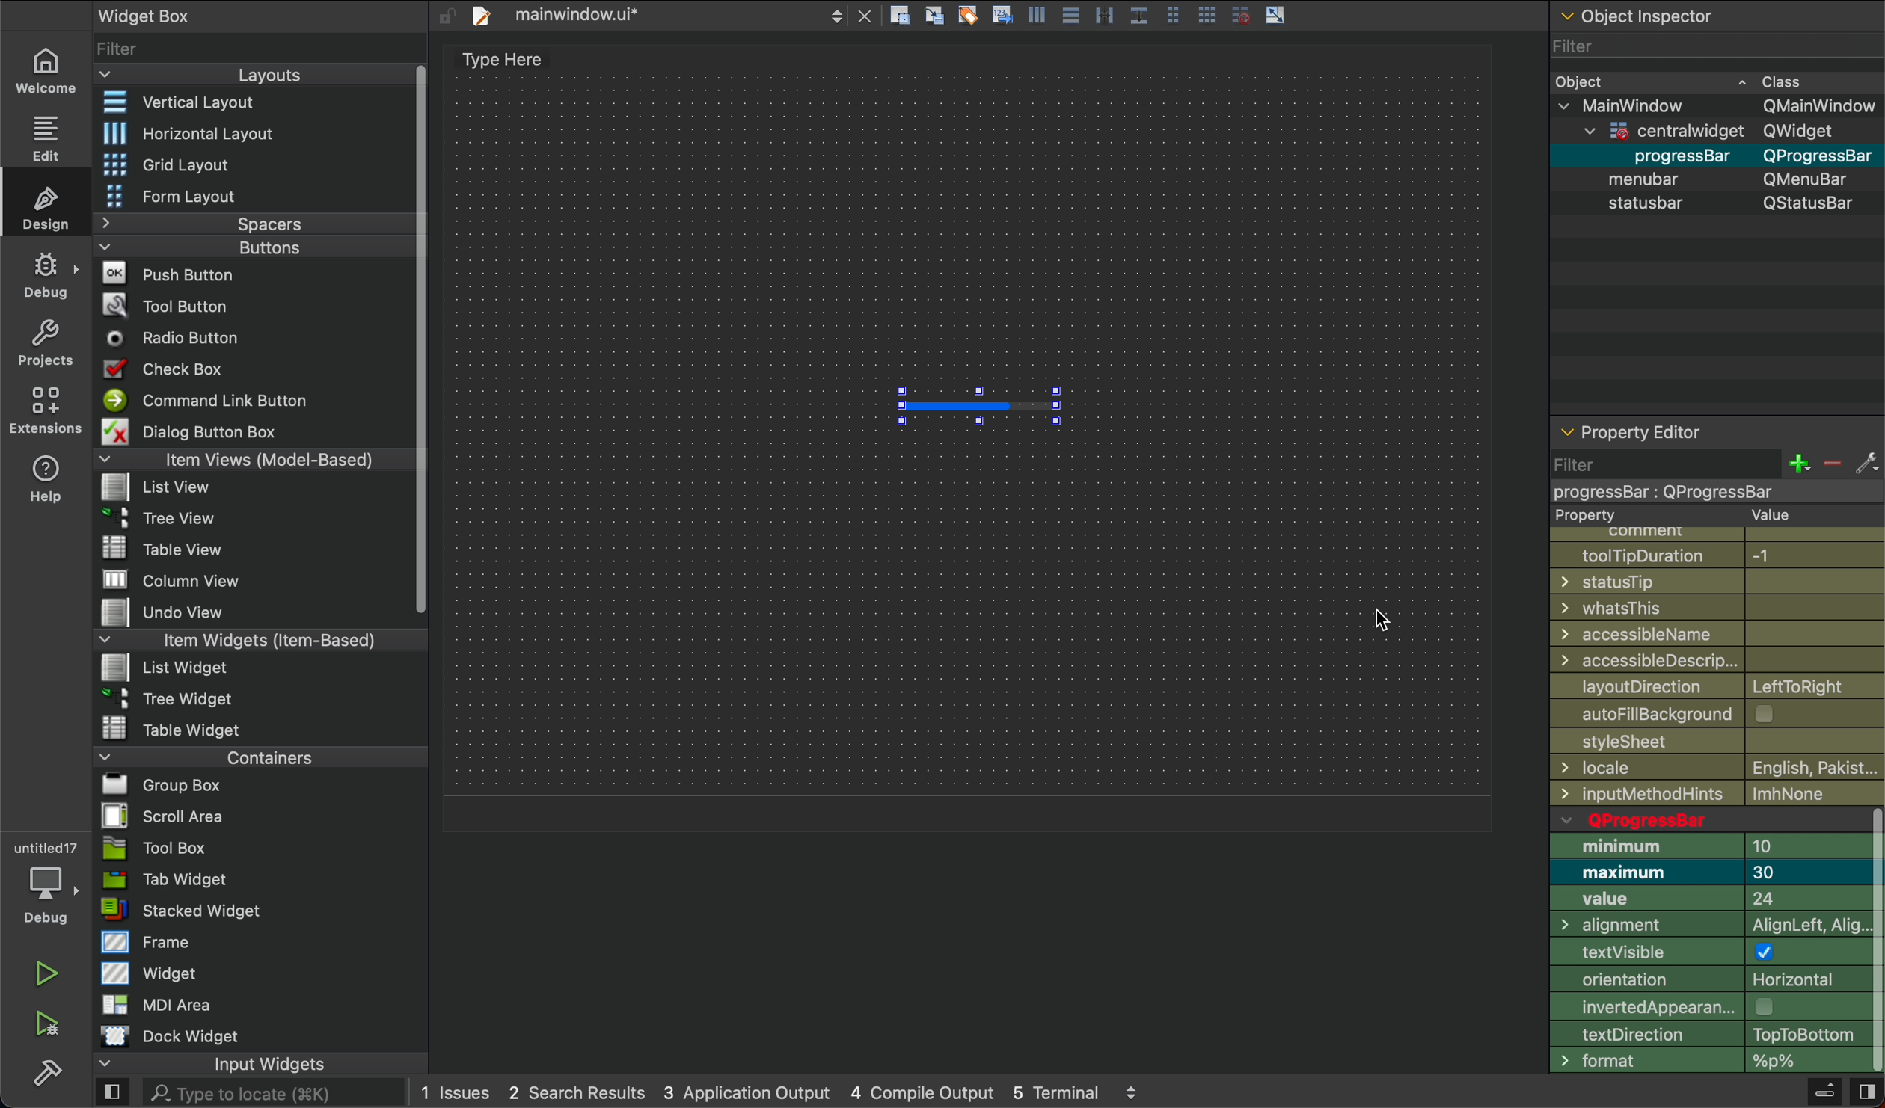 The width and height of the screenshot is (1885, 1108). I want to click on layout actions buttons, so click(1087, 18).